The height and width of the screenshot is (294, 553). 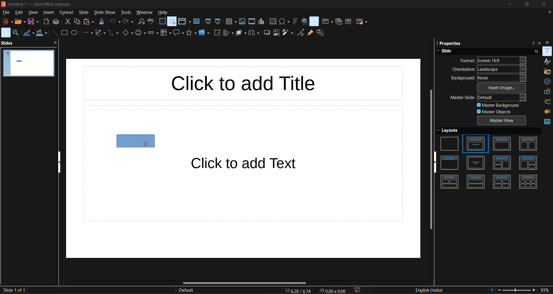 What do you see at coordinates (253, 33) in the screenshot?
I see `distribute` at bounding box center [253, 33].